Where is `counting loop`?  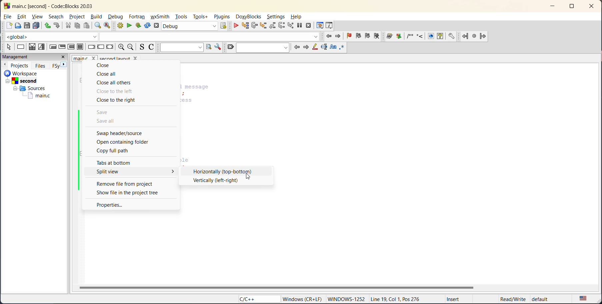 counting loop is located at coordinates (72, 47).